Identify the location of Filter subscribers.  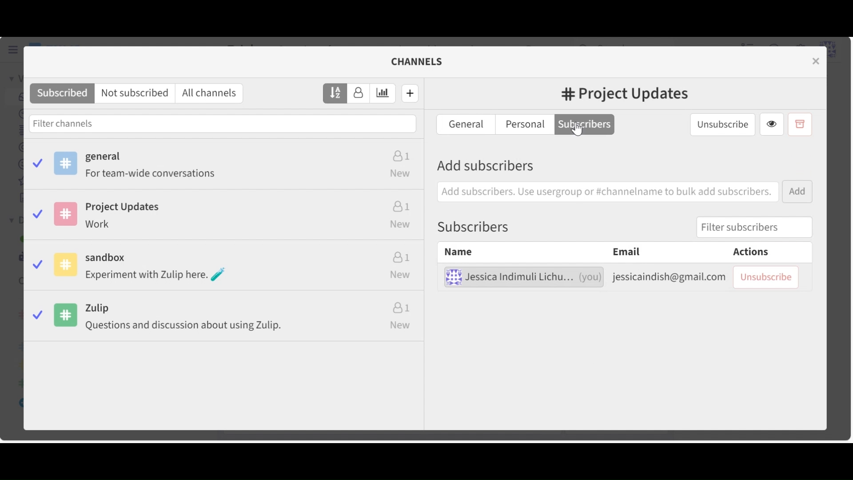
(751, 227).